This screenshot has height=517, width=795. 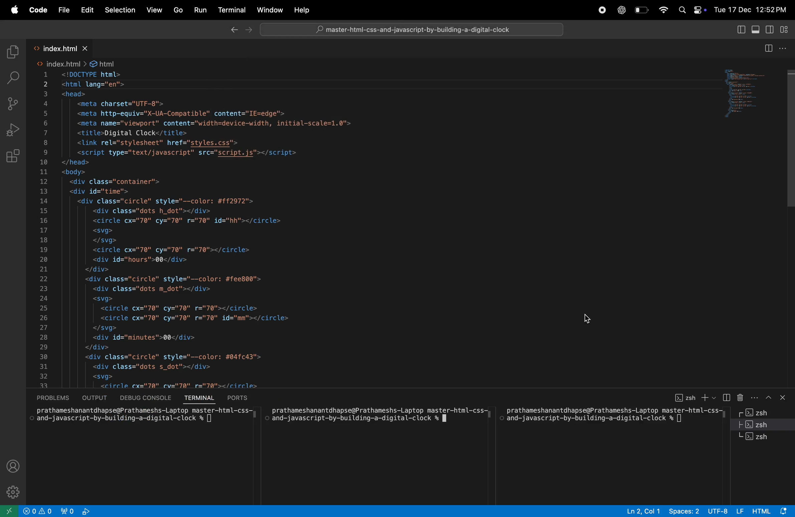 What do you see at coordinates (248, 29) in the screenshot?
I see `Forward` at bounding box center [248, 29].